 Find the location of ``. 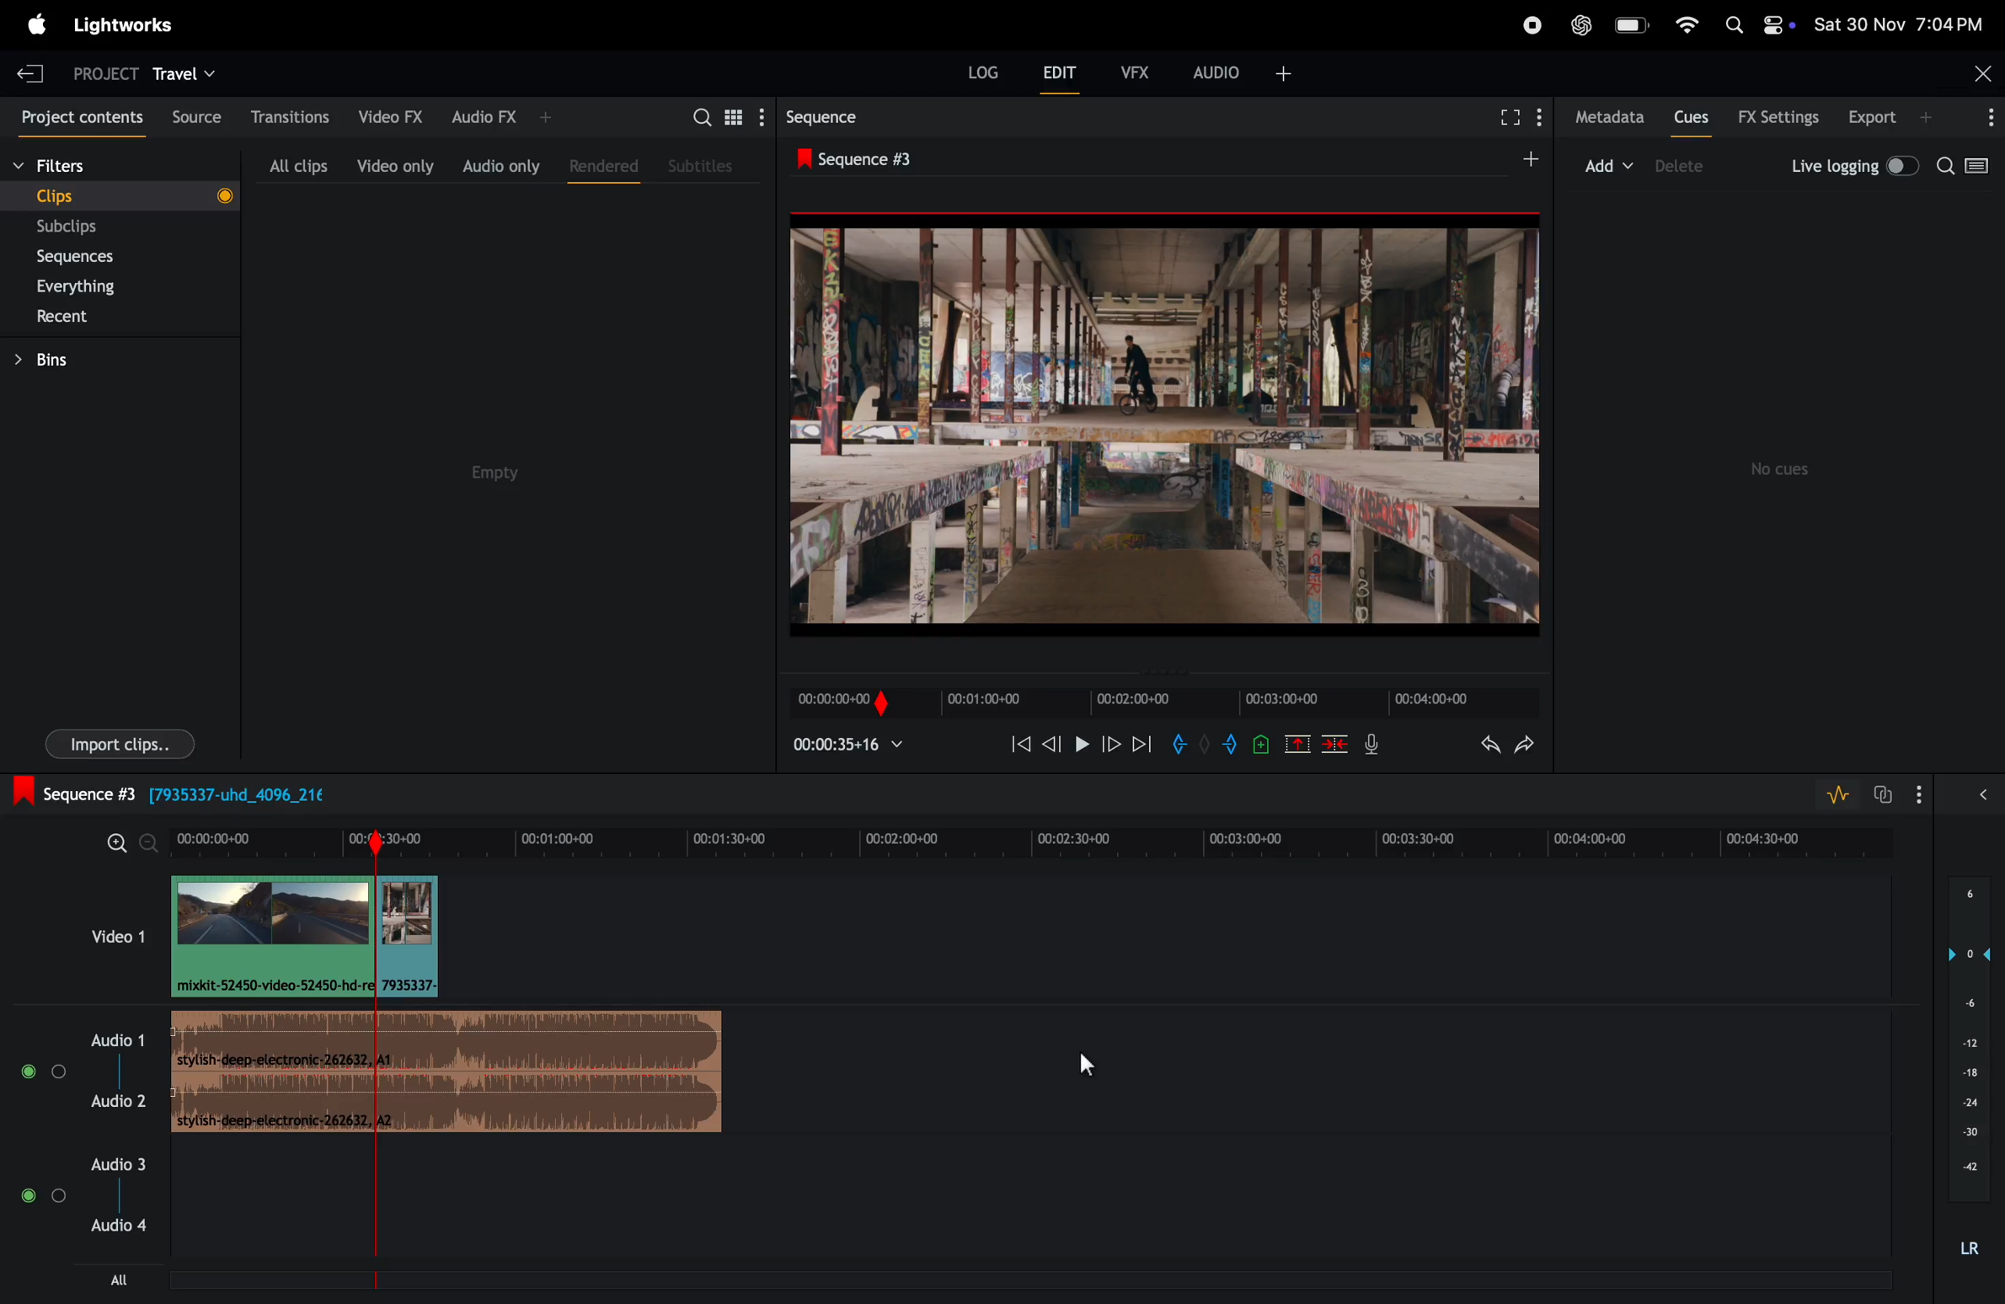

 is located at coordinates (1174, 746).